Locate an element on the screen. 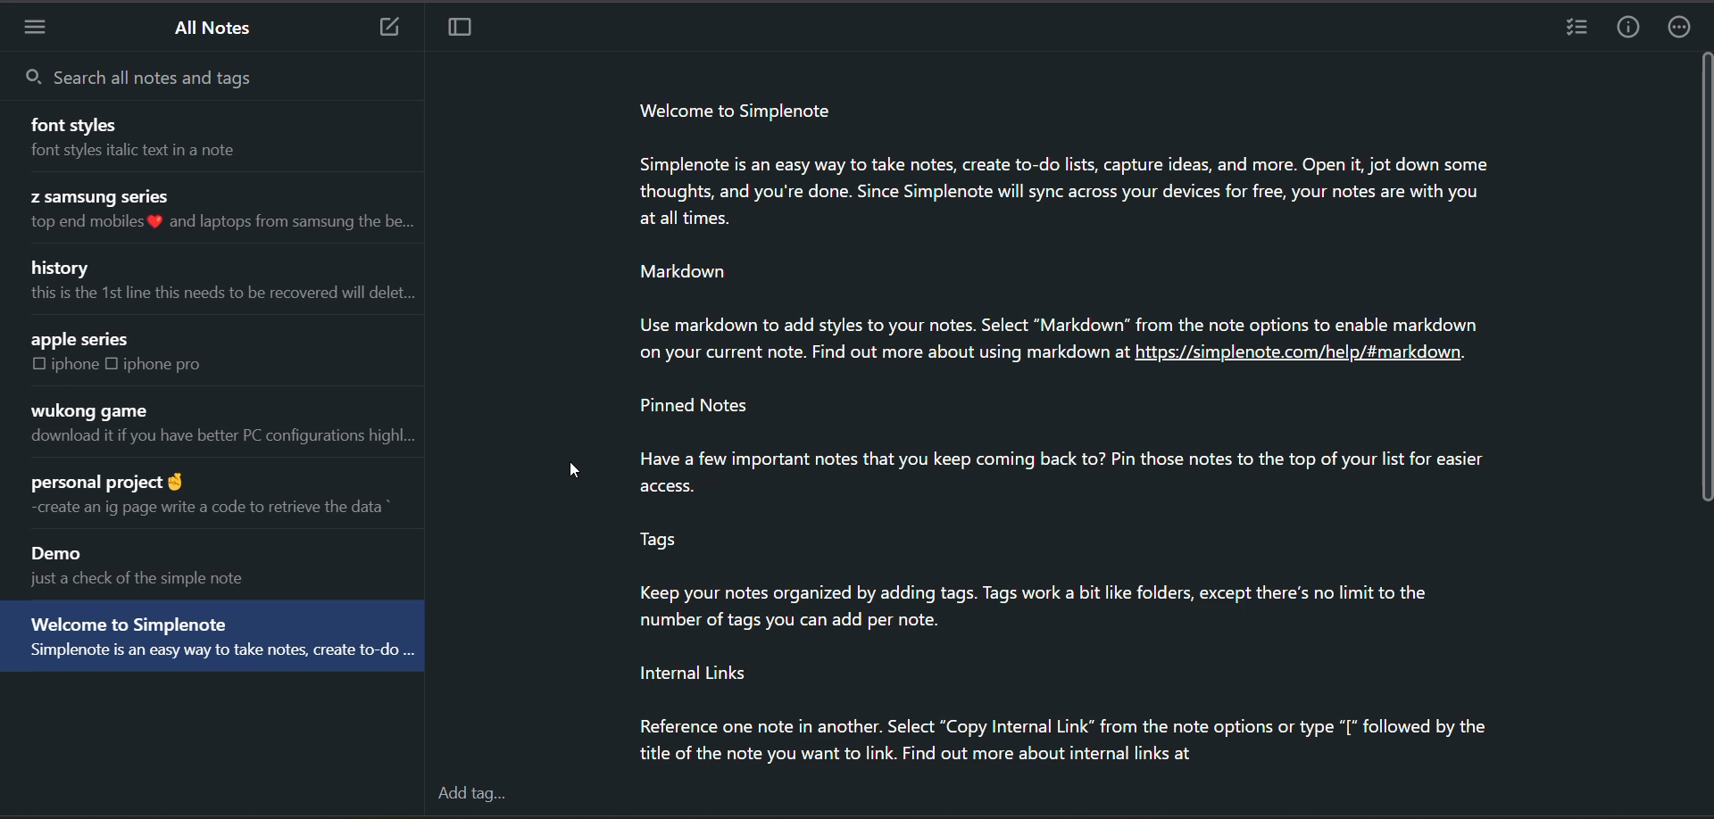 The width and height of the screenshot is (1714, 819). Reference one note in another. Select “Copy Internal Link” from the note options or type “[* followed by the
title of the note you want to link. Find out more about internal links at is located at coordinates (1053, 743).